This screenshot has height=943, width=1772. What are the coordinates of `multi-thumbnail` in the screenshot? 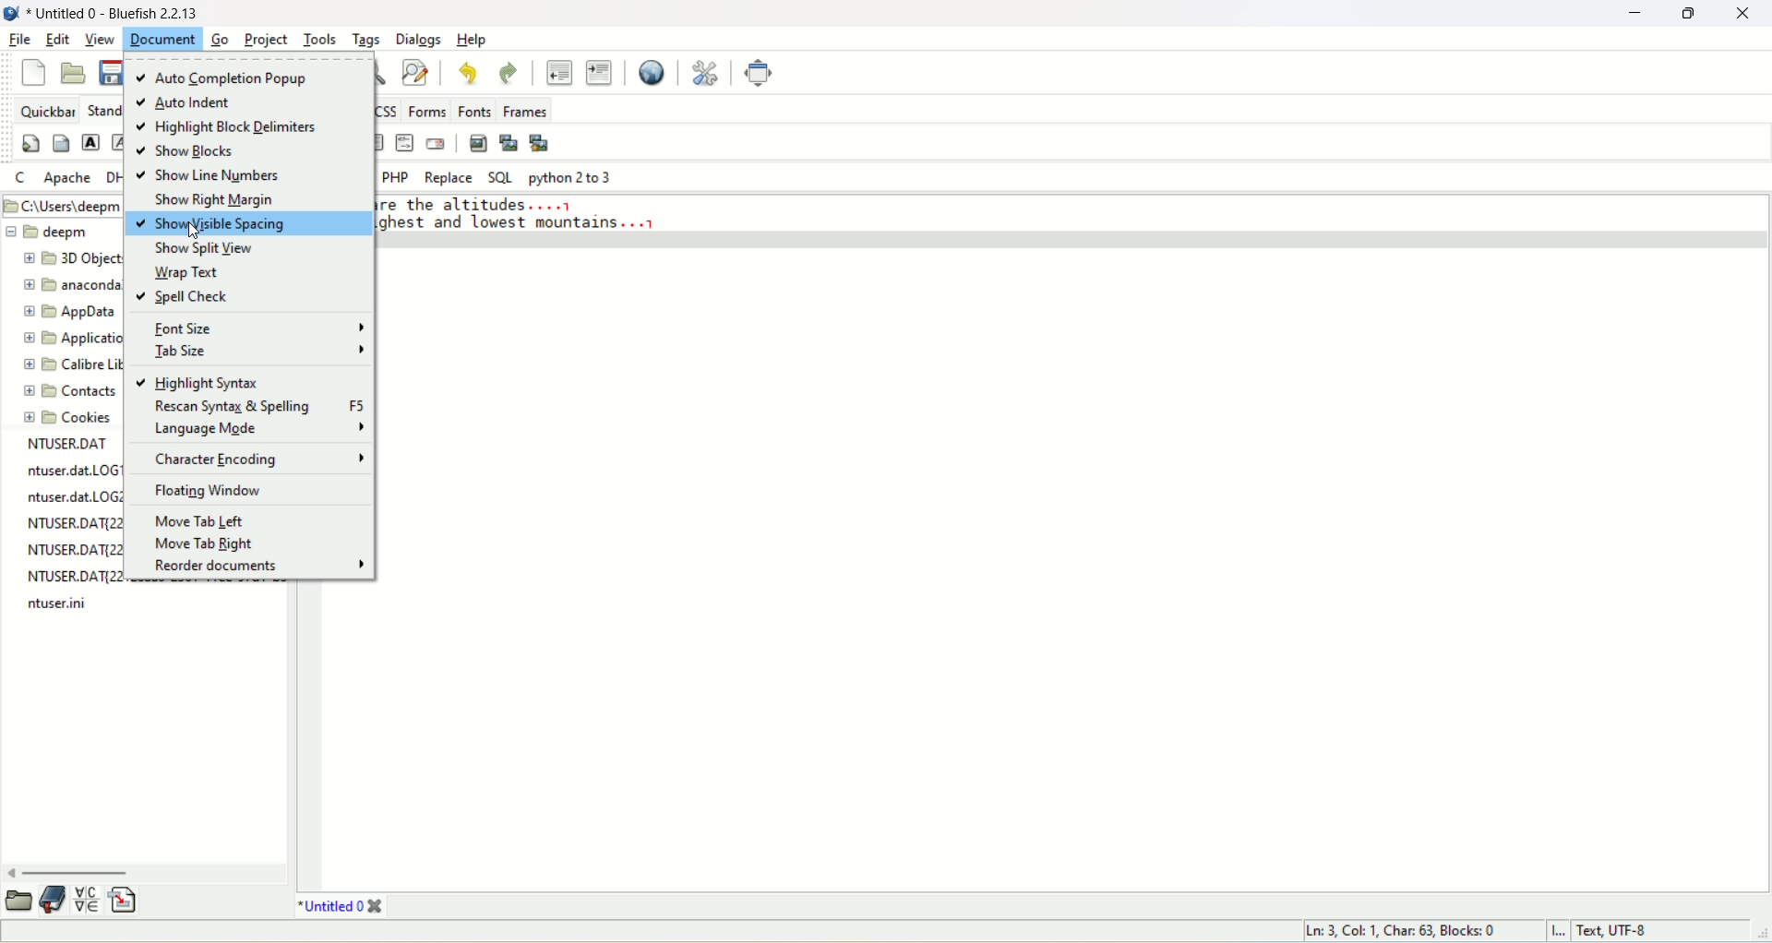 It's located at (539, 142).